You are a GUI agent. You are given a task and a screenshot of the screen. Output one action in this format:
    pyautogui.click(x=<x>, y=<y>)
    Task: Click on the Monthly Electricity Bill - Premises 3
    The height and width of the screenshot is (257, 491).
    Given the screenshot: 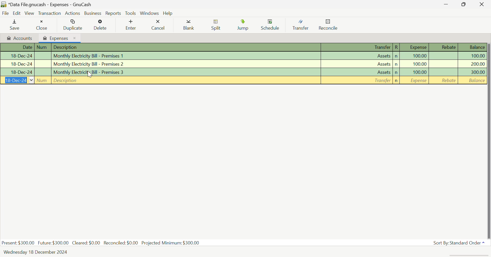 What is the action you would take?
    pyautogui.click(x=243, y=72)
    